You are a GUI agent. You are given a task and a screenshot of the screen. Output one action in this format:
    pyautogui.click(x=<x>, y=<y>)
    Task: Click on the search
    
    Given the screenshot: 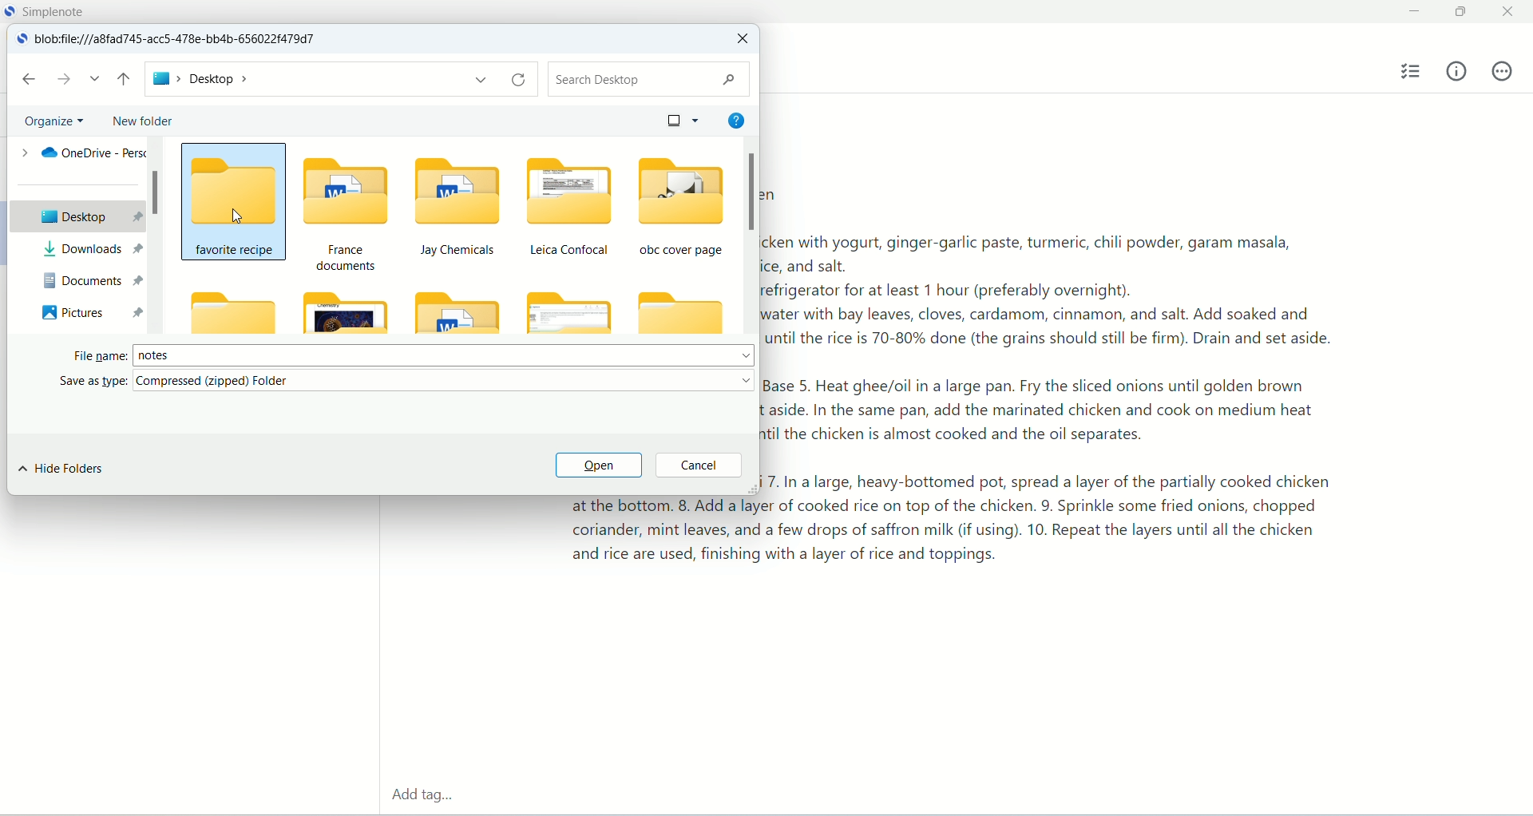 What is the action you would take?
    pyautogui.click(x=646, y=79)
    